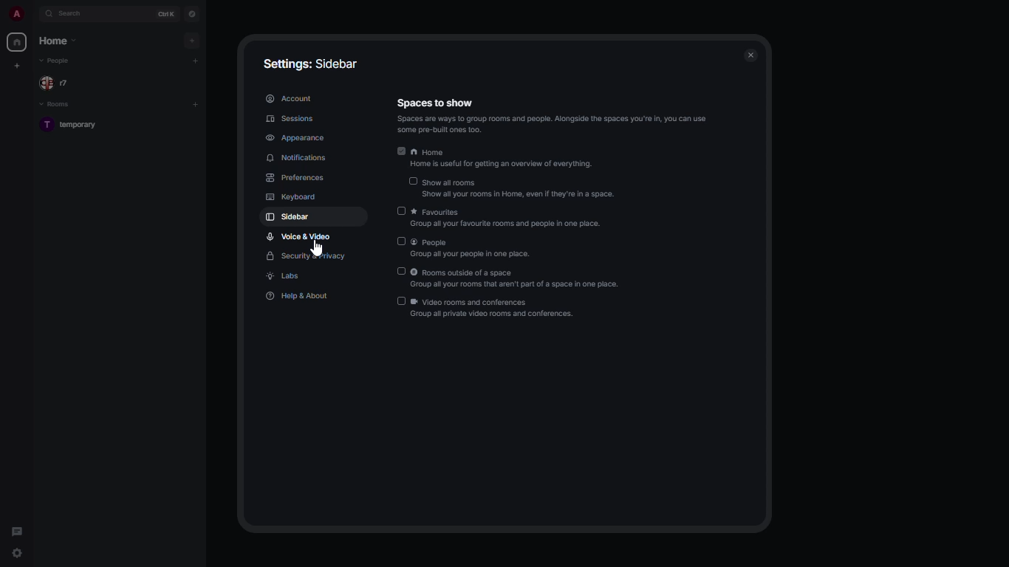 The height and width of the screenshot is (567, 1009). I want to click on notifications, so click(299, 157).